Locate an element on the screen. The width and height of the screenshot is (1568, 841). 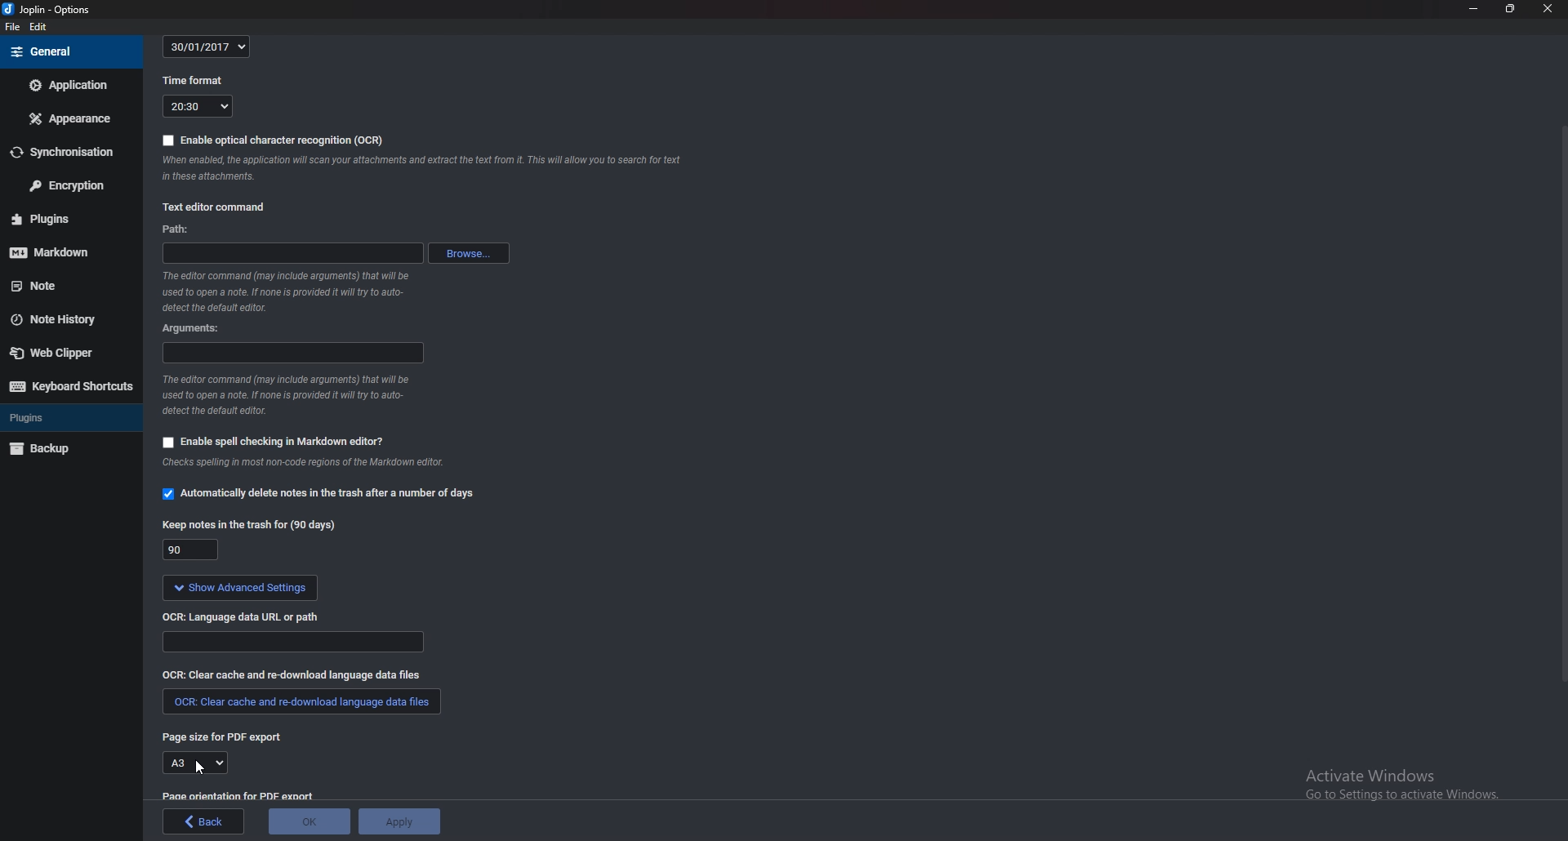
File is located at coordinates (13, 27).